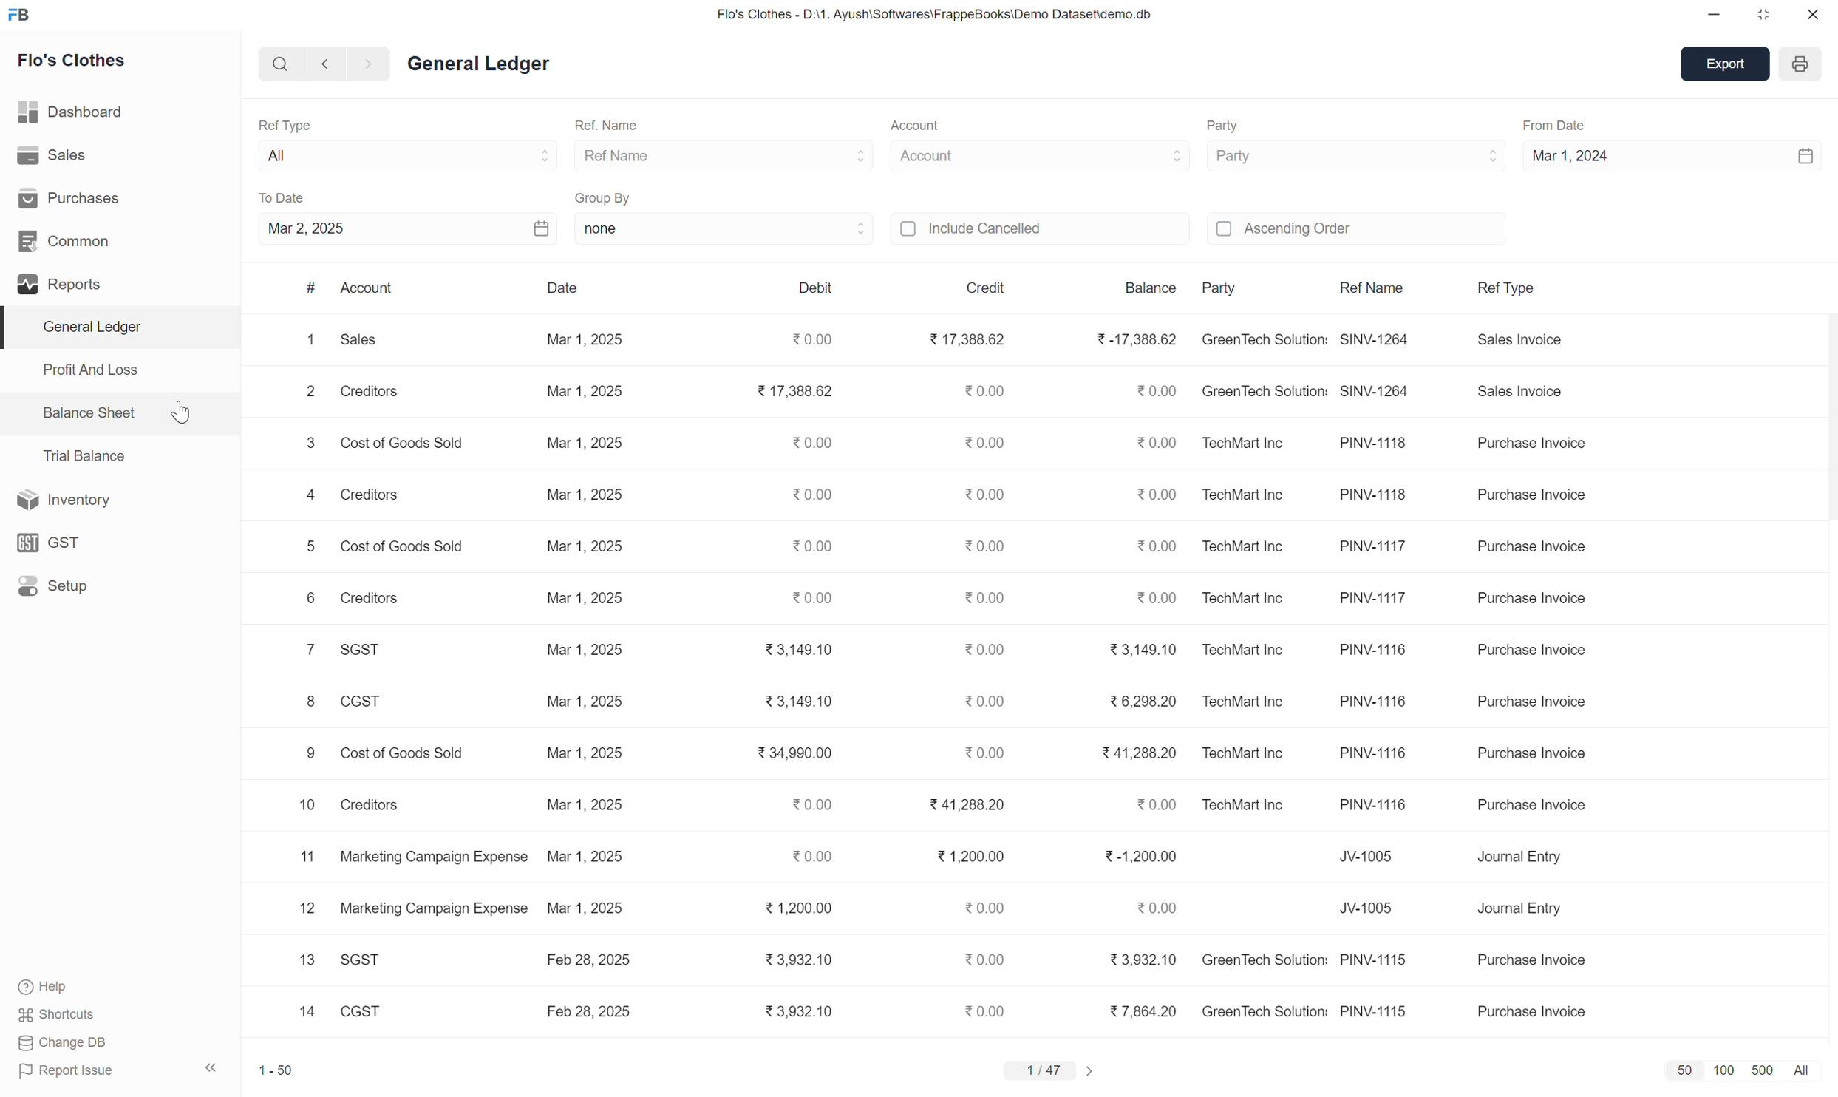  I want to click on Off, so click(1223, 226).